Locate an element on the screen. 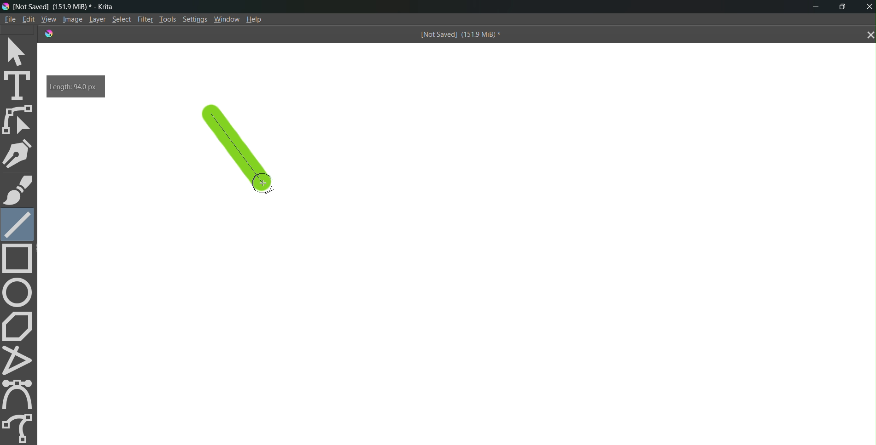 This screenshot has width=876, height=445. select is located at coordinates (20, 51).